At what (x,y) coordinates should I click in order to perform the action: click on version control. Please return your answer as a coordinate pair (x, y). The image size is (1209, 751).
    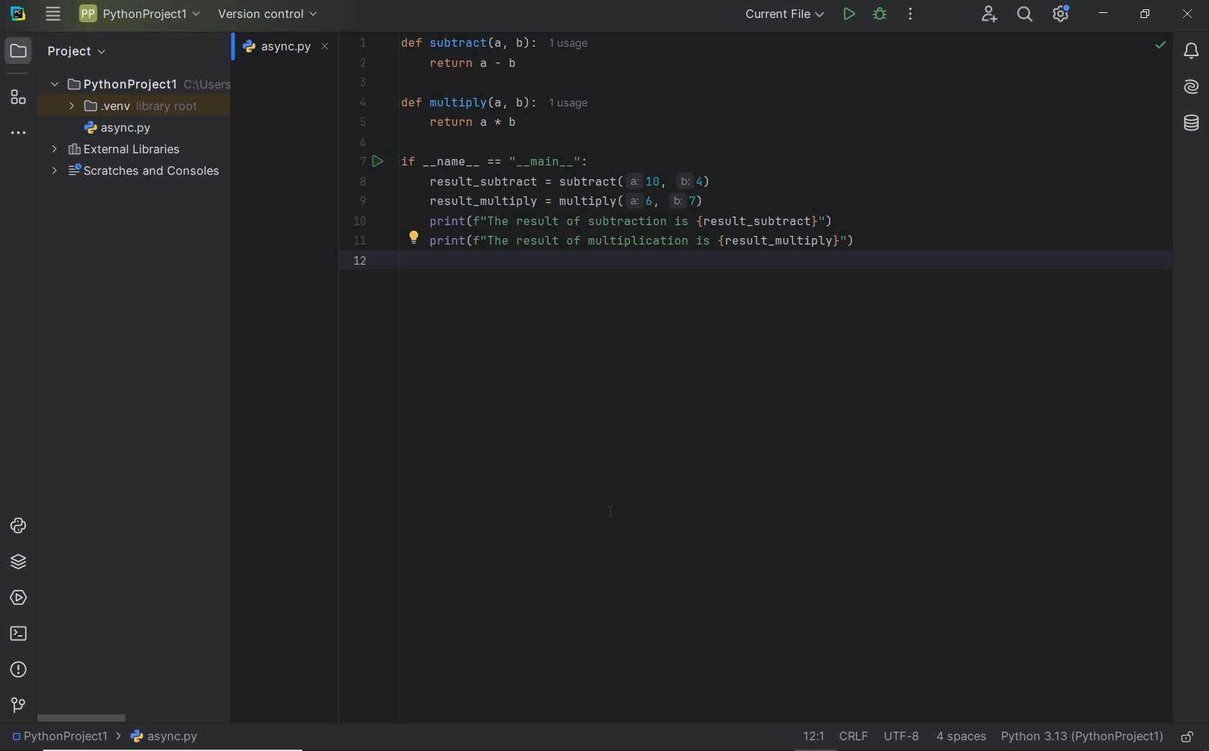
    Looking at the image, I should click on (18, 706).